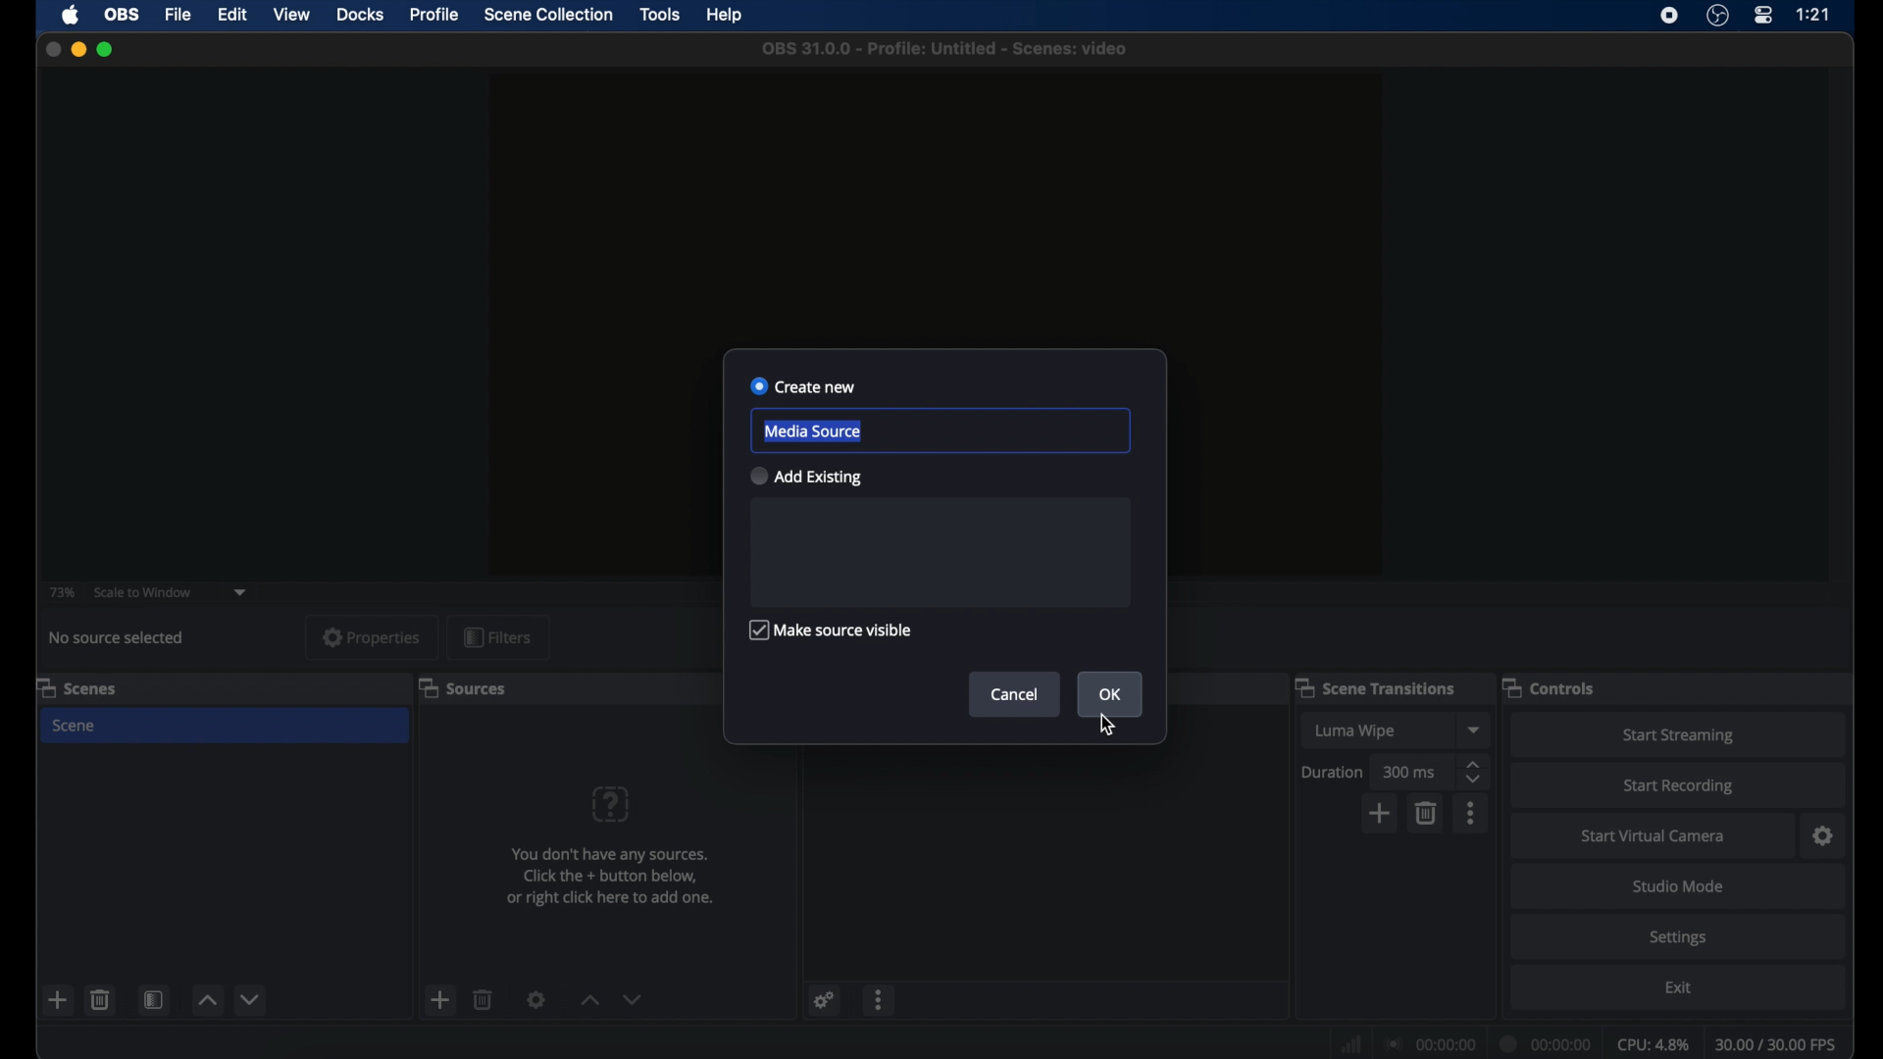 The width and height of the screenshot is (1883, 1059). I want to click on cancel, so click(1014, 694).